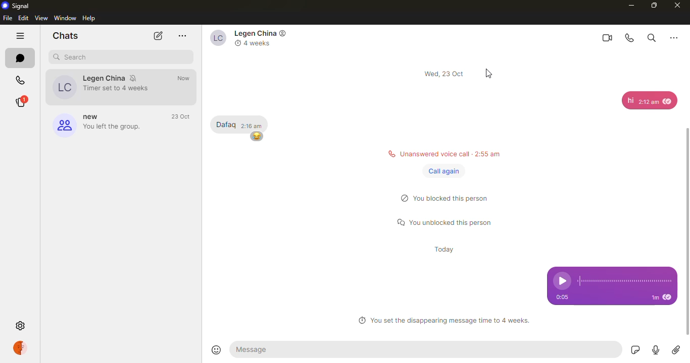 This screenshot has height=363, width=690. Describe the element at coordinates (442, 170) in the screenshot. I see `call again` at that location.